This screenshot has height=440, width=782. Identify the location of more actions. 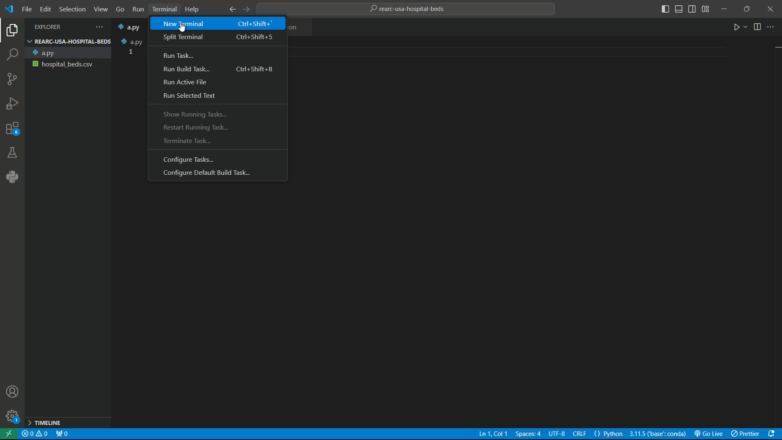
(773, 28).